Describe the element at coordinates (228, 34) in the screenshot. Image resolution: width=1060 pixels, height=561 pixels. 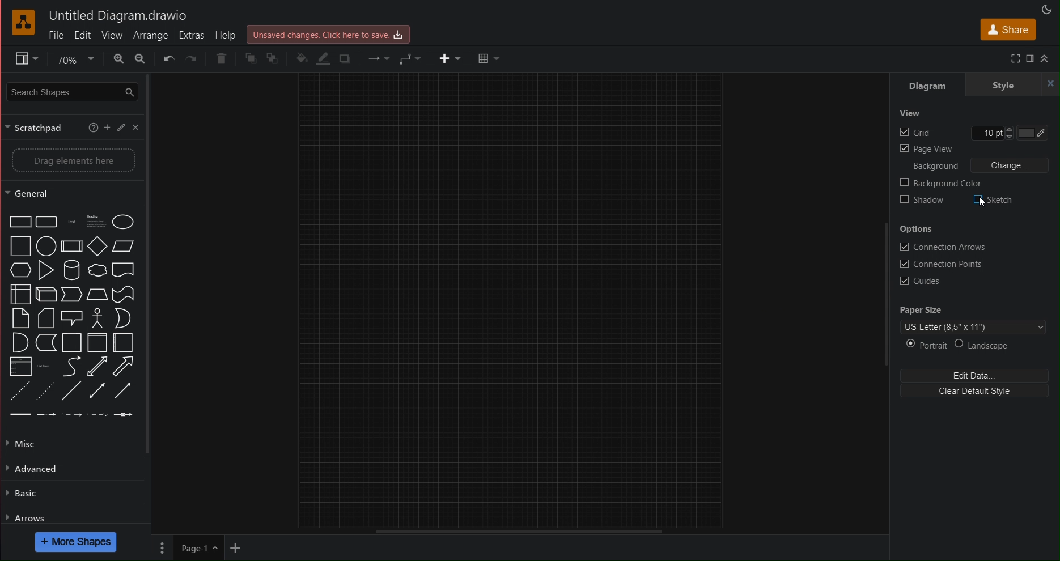
I see `Help` at that location.